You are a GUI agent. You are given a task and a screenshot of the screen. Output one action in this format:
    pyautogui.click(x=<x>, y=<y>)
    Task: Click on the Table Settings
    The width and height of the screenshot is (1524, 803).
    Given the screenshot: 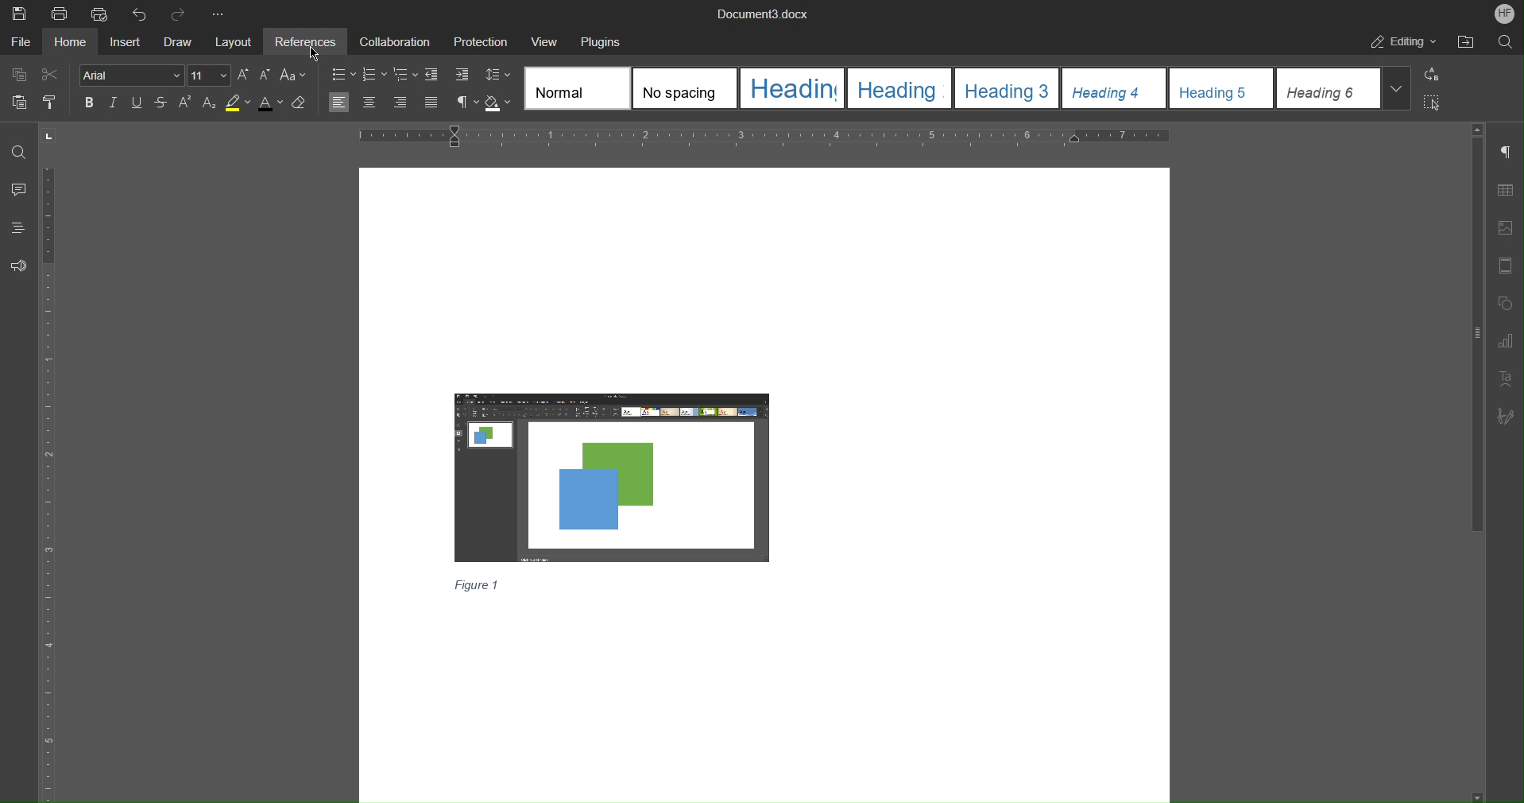 What is the action you would take?
    pyautogui.click(x=1506, y=191)
    